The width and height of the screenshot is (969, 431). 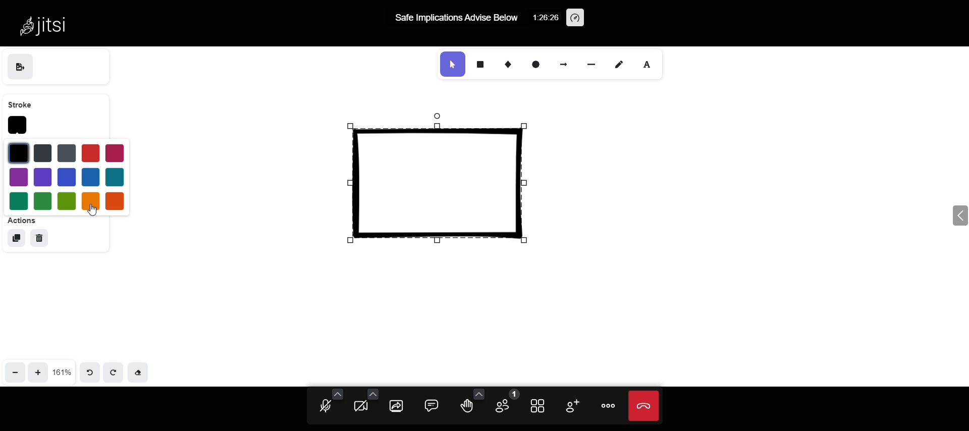 What do you see at coordinates (467, 408) in the screenshot?
I see `raise your hand` at bounding box center [467, 408].